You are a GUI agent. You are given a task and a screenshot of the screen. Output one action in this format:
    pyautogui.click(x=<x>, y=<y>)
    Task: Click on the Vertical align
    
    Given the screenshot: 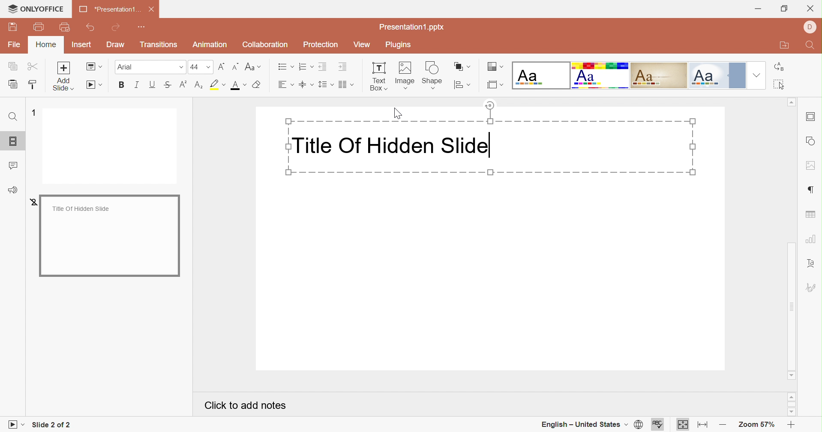 What is the action you would take?
    pyautogui.click(x=307, y=84)
    